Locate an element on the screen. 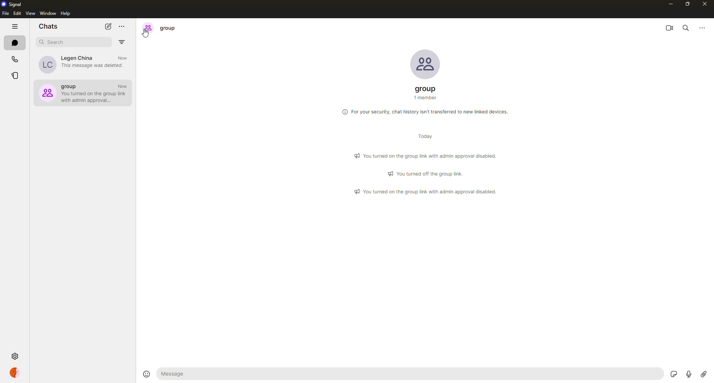  record is located at coordinates (689, 374).